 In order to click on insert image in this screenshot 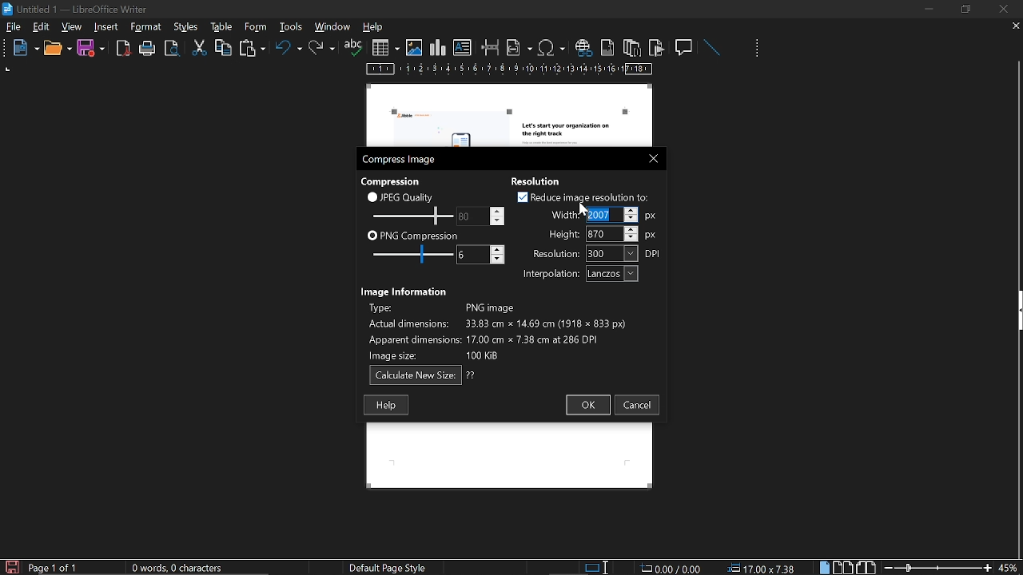, I will do `click(414, 48)`.